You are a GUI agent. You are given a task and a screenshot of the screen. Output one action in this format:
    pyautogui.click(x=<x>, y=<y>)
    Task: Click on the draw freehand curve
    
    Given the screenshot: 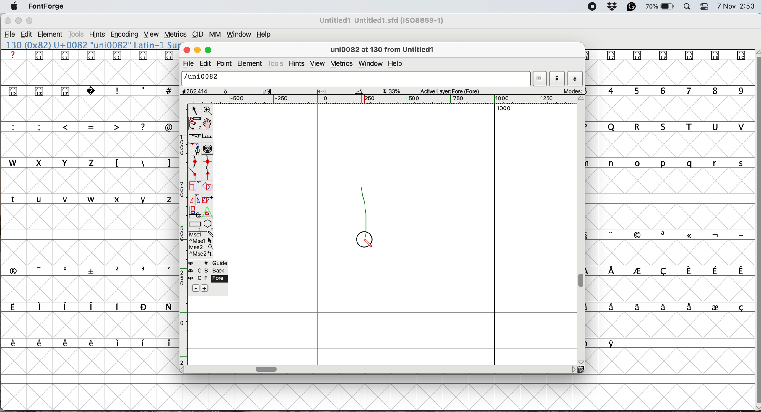 What is the action you would take?
    pyautogui.click(x=194, y=123)
    